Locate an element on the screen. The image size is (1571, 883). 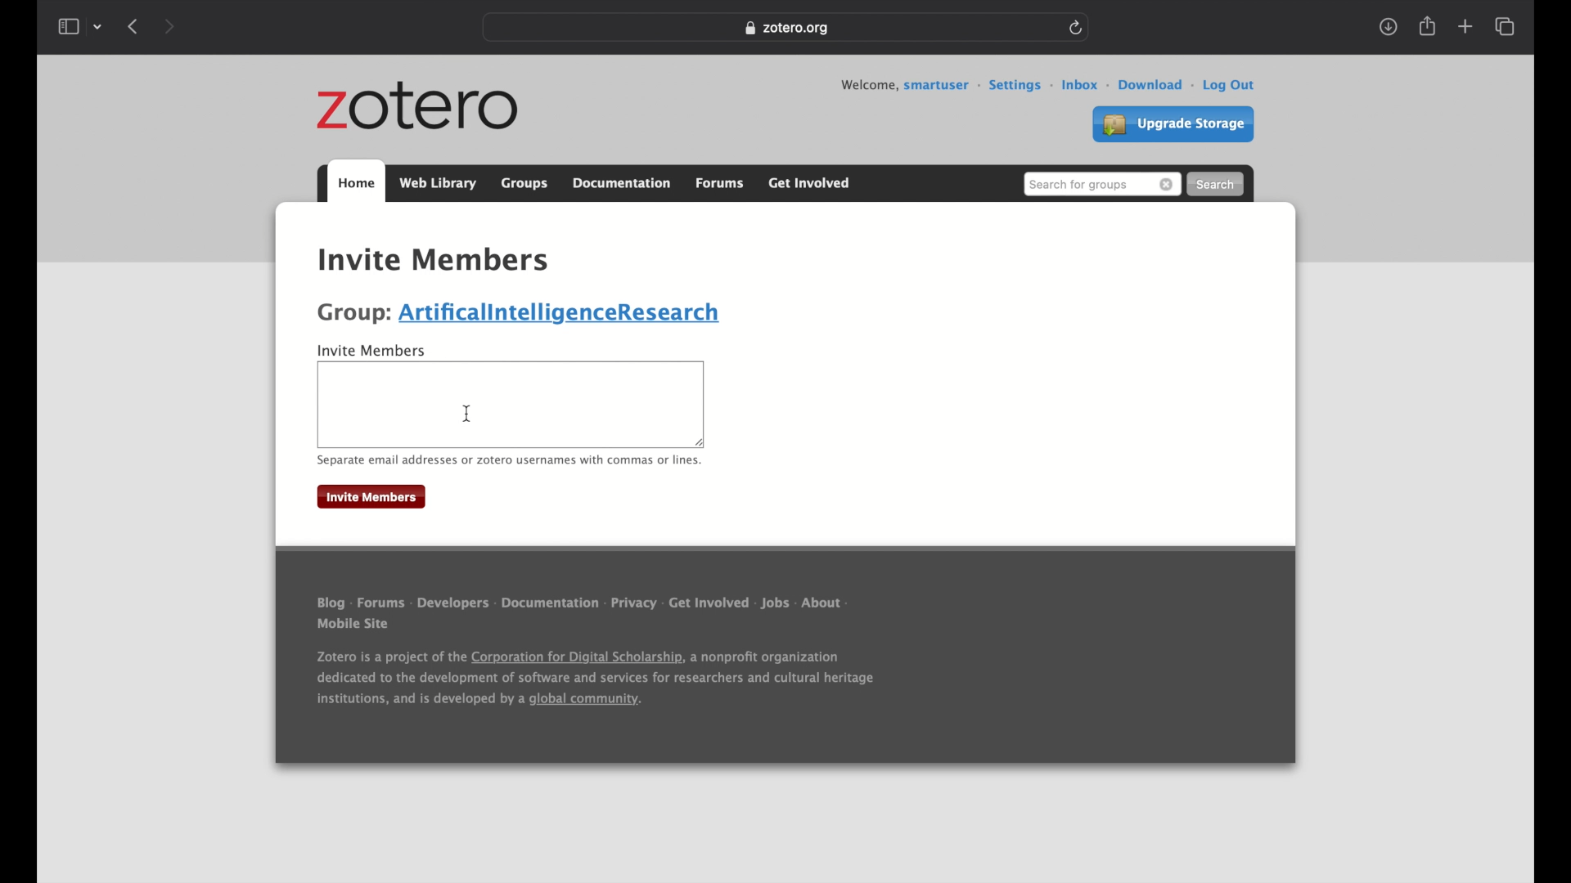
separate email addresses or zotero usernames with commas or lines is located at coordinates (508, 462).